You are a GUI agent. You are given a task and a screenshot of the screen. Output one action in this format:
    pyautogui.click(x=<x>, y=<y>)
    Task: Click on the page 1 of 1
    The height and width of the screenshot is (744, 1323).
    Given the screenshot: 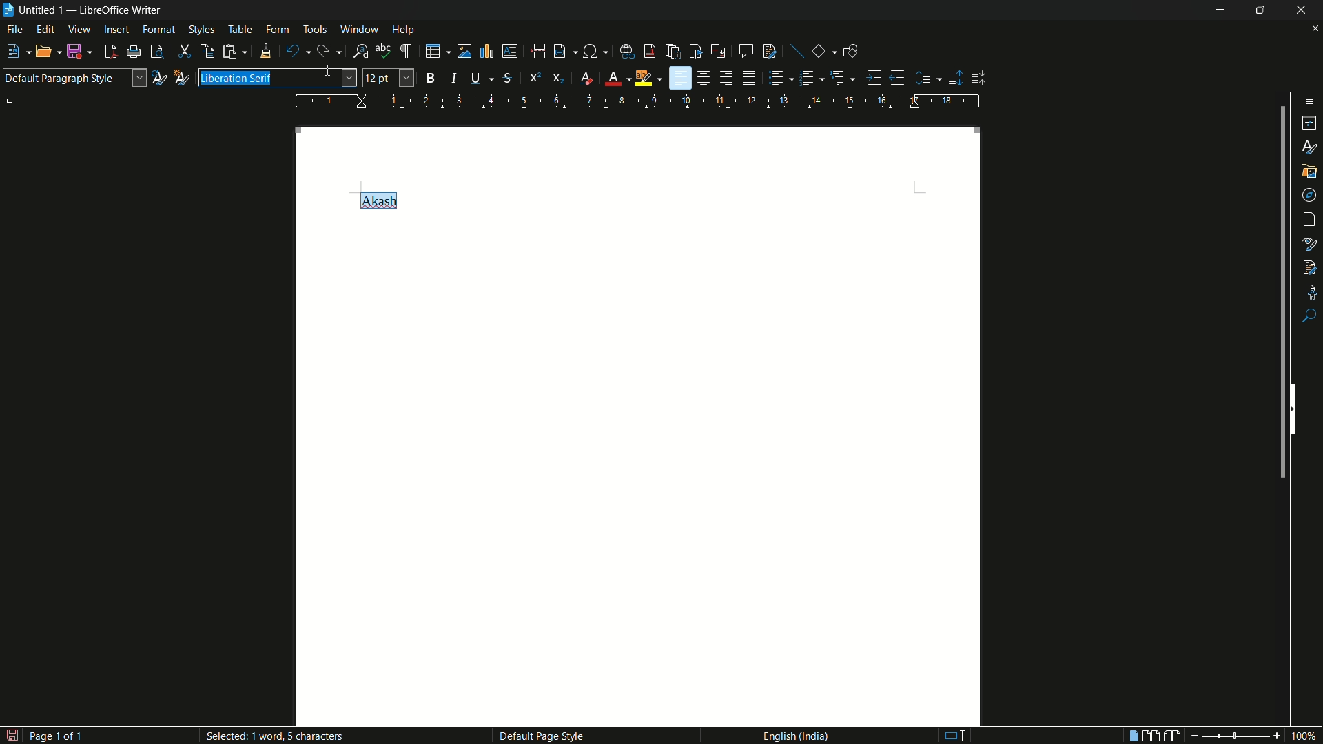 What is the action you would take?
    pyautogui.click(x=45, y=734)
    